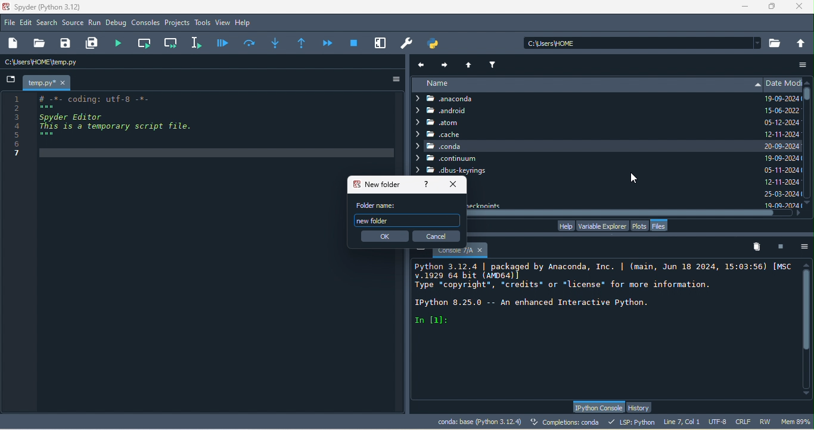 Image resolution: width=814 pixels, height=430 pixels. What do you see at coordinates (48, 83) in the screenshot?
I see `temp` at bounding box center [48, 83].